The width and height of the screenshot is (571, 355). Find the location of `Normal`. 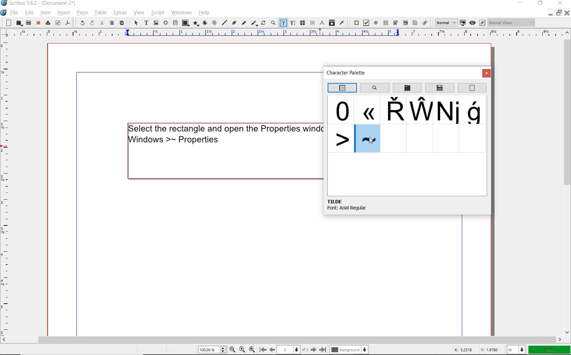

Normal is located at coordinates (444, 22).